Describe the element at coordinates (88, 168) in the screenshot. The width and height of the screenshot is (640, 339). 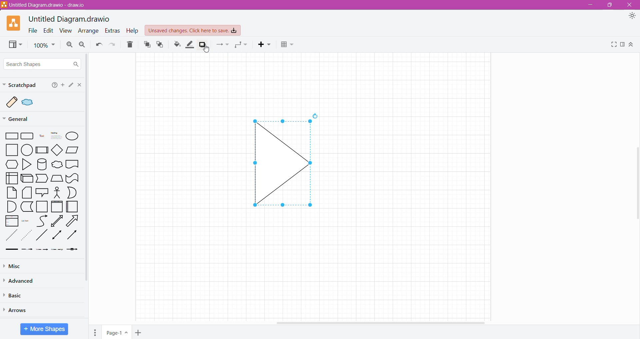
I see `Vertical Scroll Bar` at that location.